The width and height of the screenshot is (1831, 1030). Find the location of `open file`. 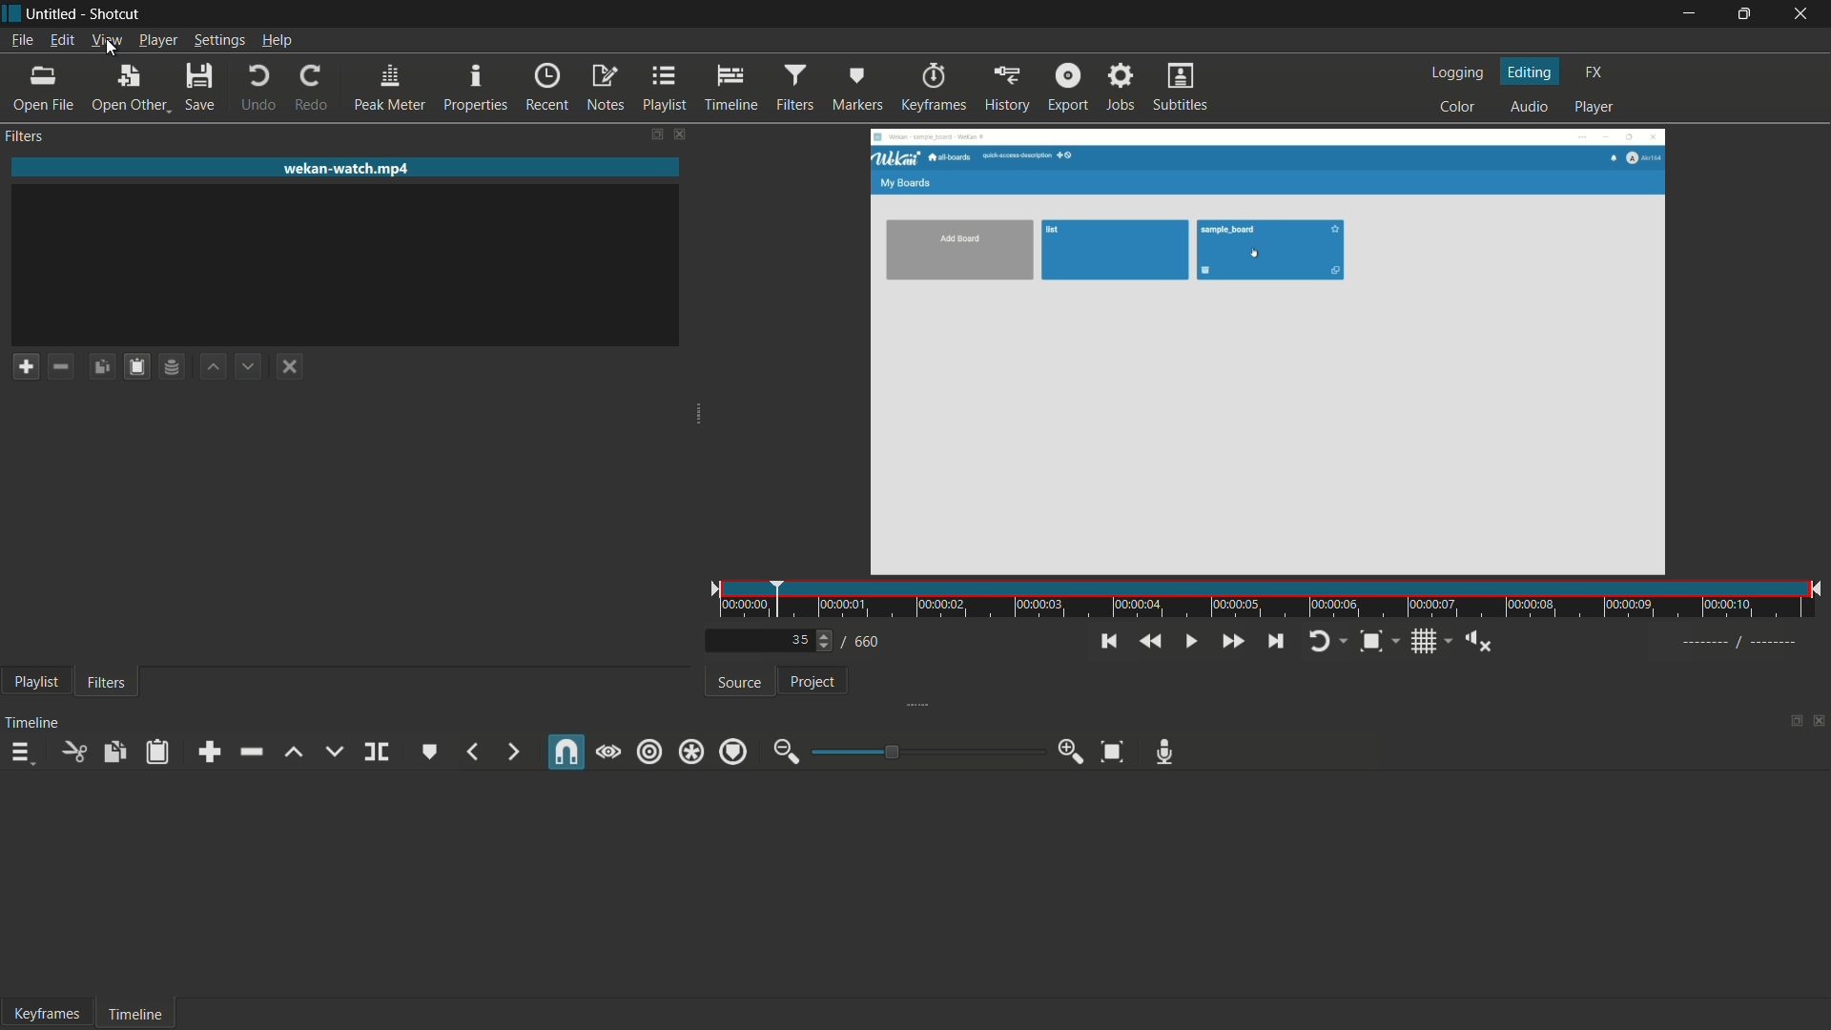

open file is located at coordinates (41, 89).